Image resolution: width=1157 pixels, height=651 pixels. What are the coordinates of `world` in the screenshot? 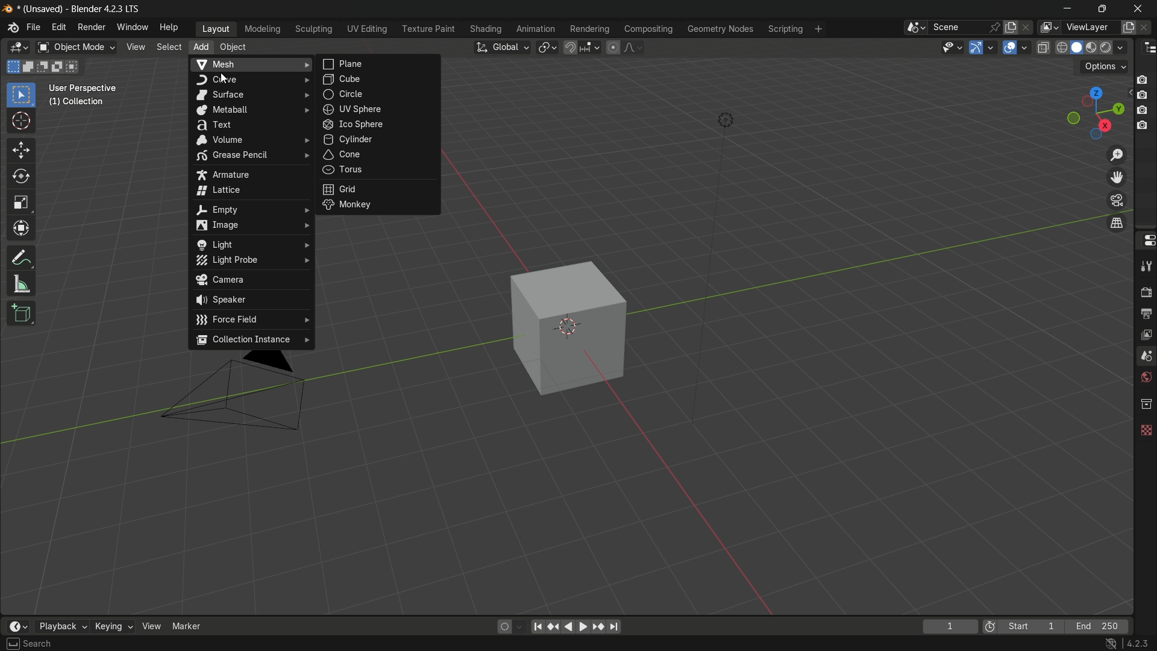 It's located at (1145, 379).